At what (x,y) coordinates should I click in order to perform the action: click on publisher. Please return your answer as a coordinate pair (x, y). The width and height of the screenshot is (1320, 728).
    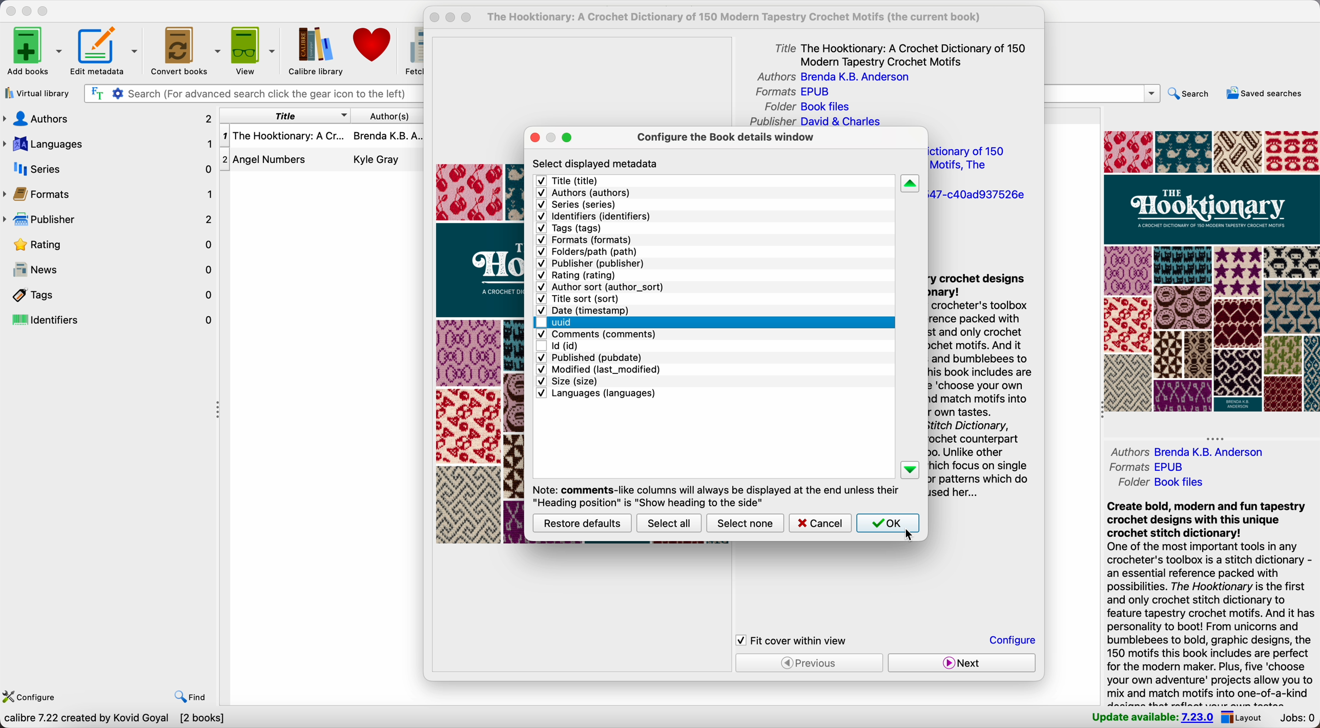
    Looking at the image, I should click on (592, 264).